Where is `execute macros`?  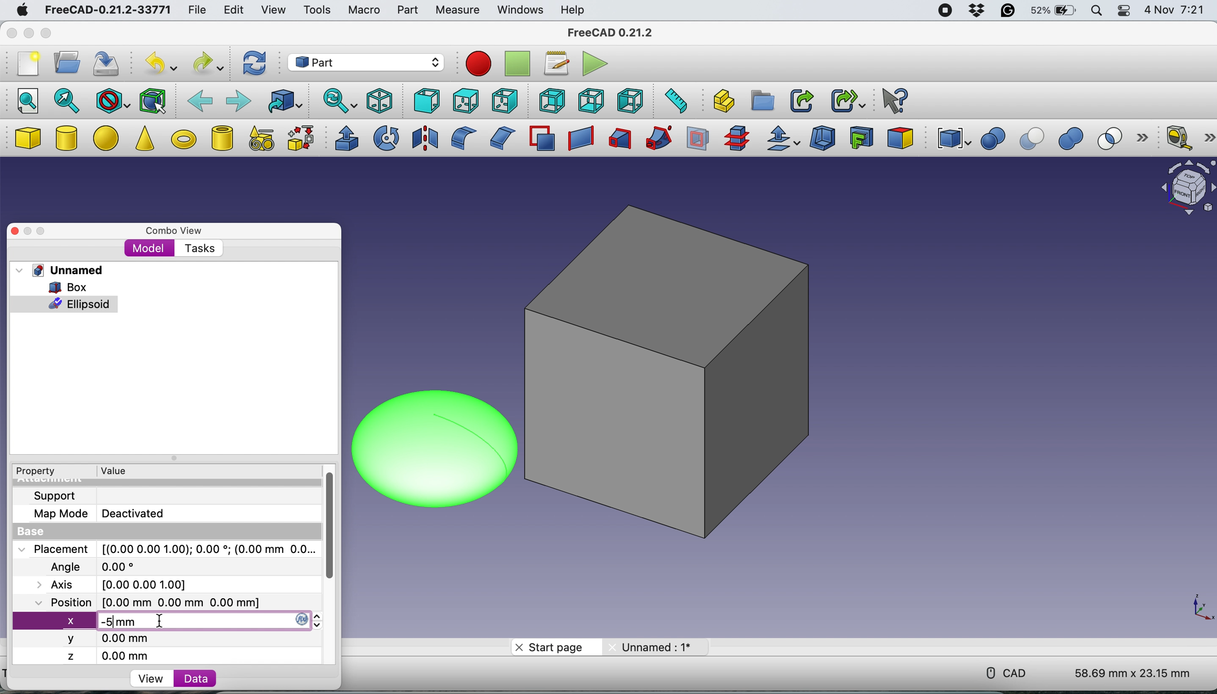 execute macros is located at coordinates (593, 65).